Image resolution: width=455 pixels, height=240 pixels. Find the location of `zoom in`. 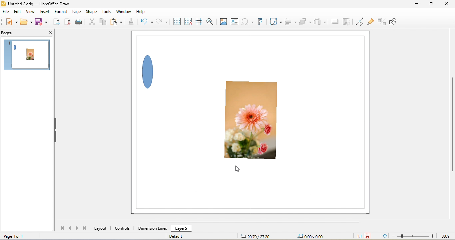

zoom in is located at coordinates (433, 236).